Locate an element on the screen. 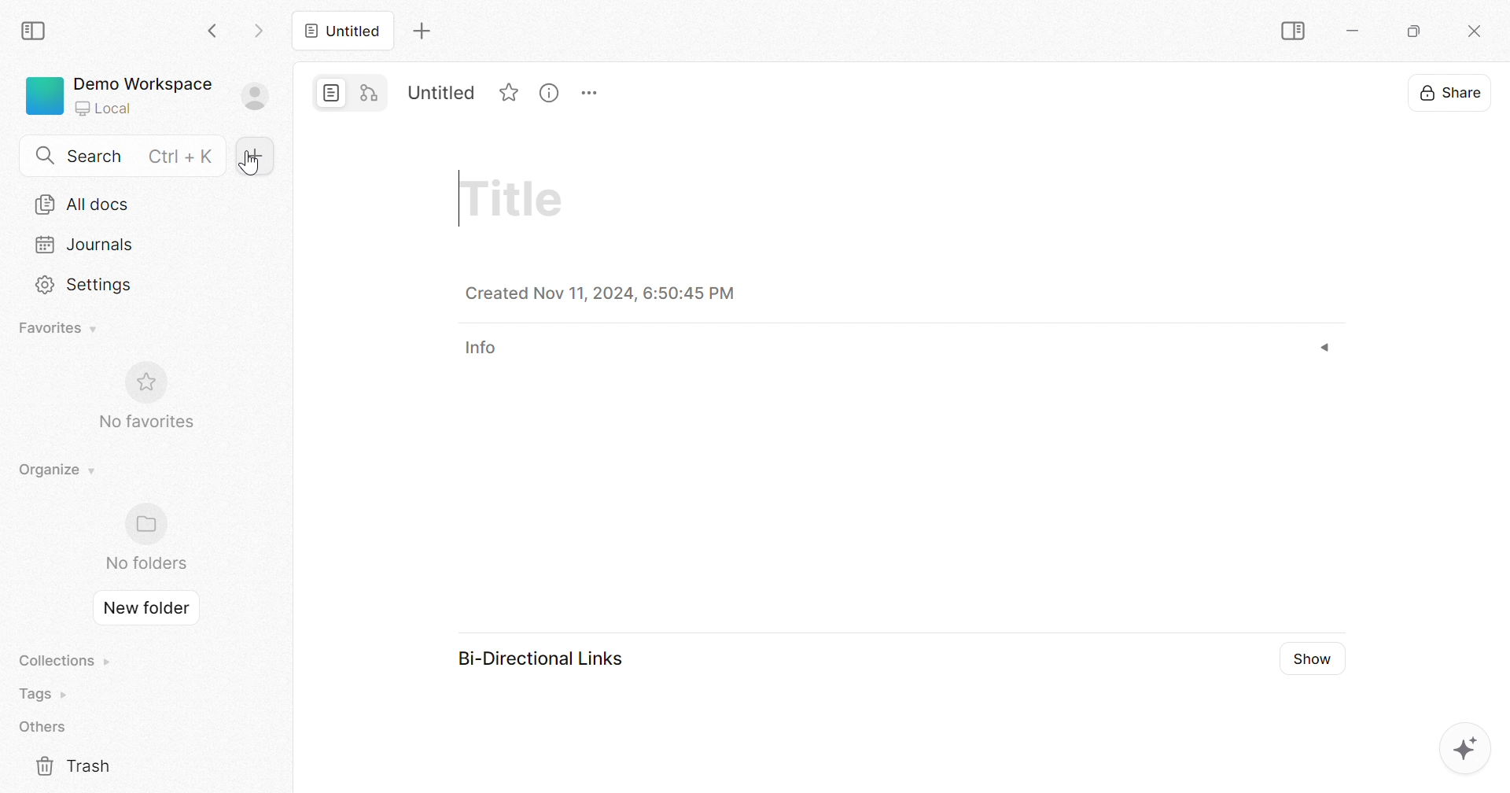 The width and height of the screenshot is (1510, 793). Collections is located at coordinates (66, 661).